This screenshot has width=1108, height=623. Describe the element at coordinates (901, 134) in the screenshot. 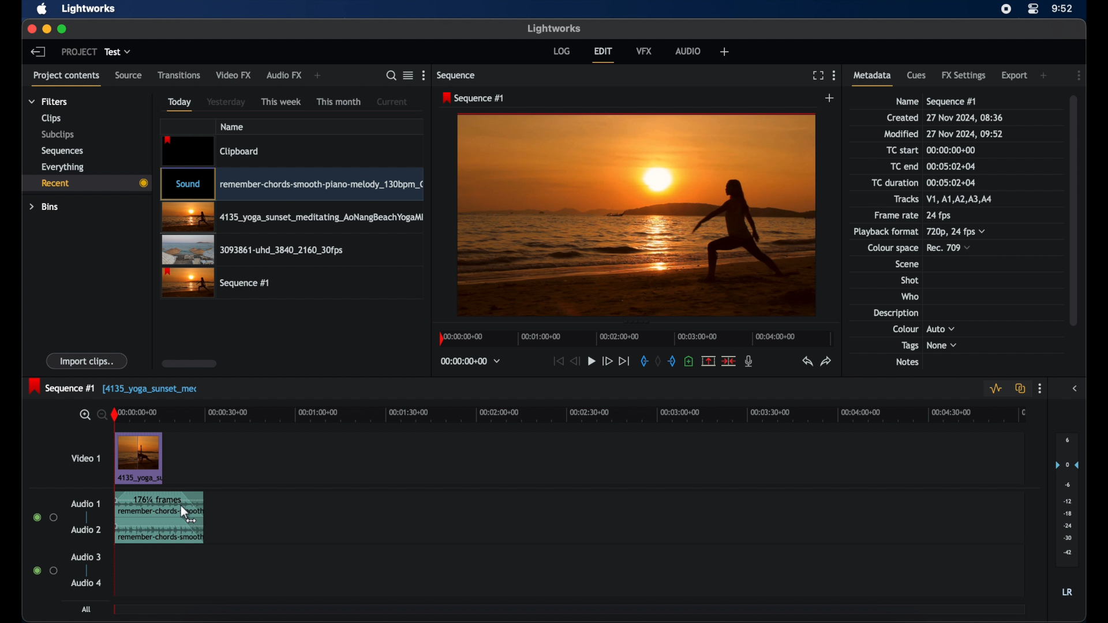

I see `modified` at that location.